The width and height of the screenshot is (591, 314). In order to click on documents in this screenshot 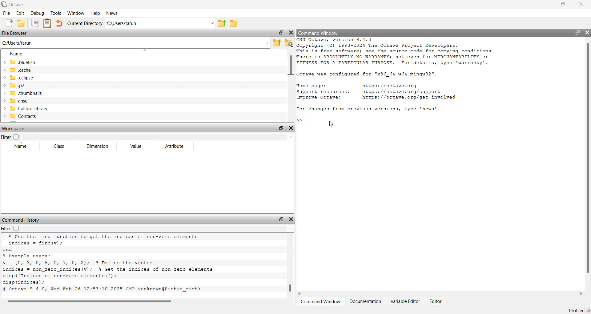, I will do `click(36, 24)`.